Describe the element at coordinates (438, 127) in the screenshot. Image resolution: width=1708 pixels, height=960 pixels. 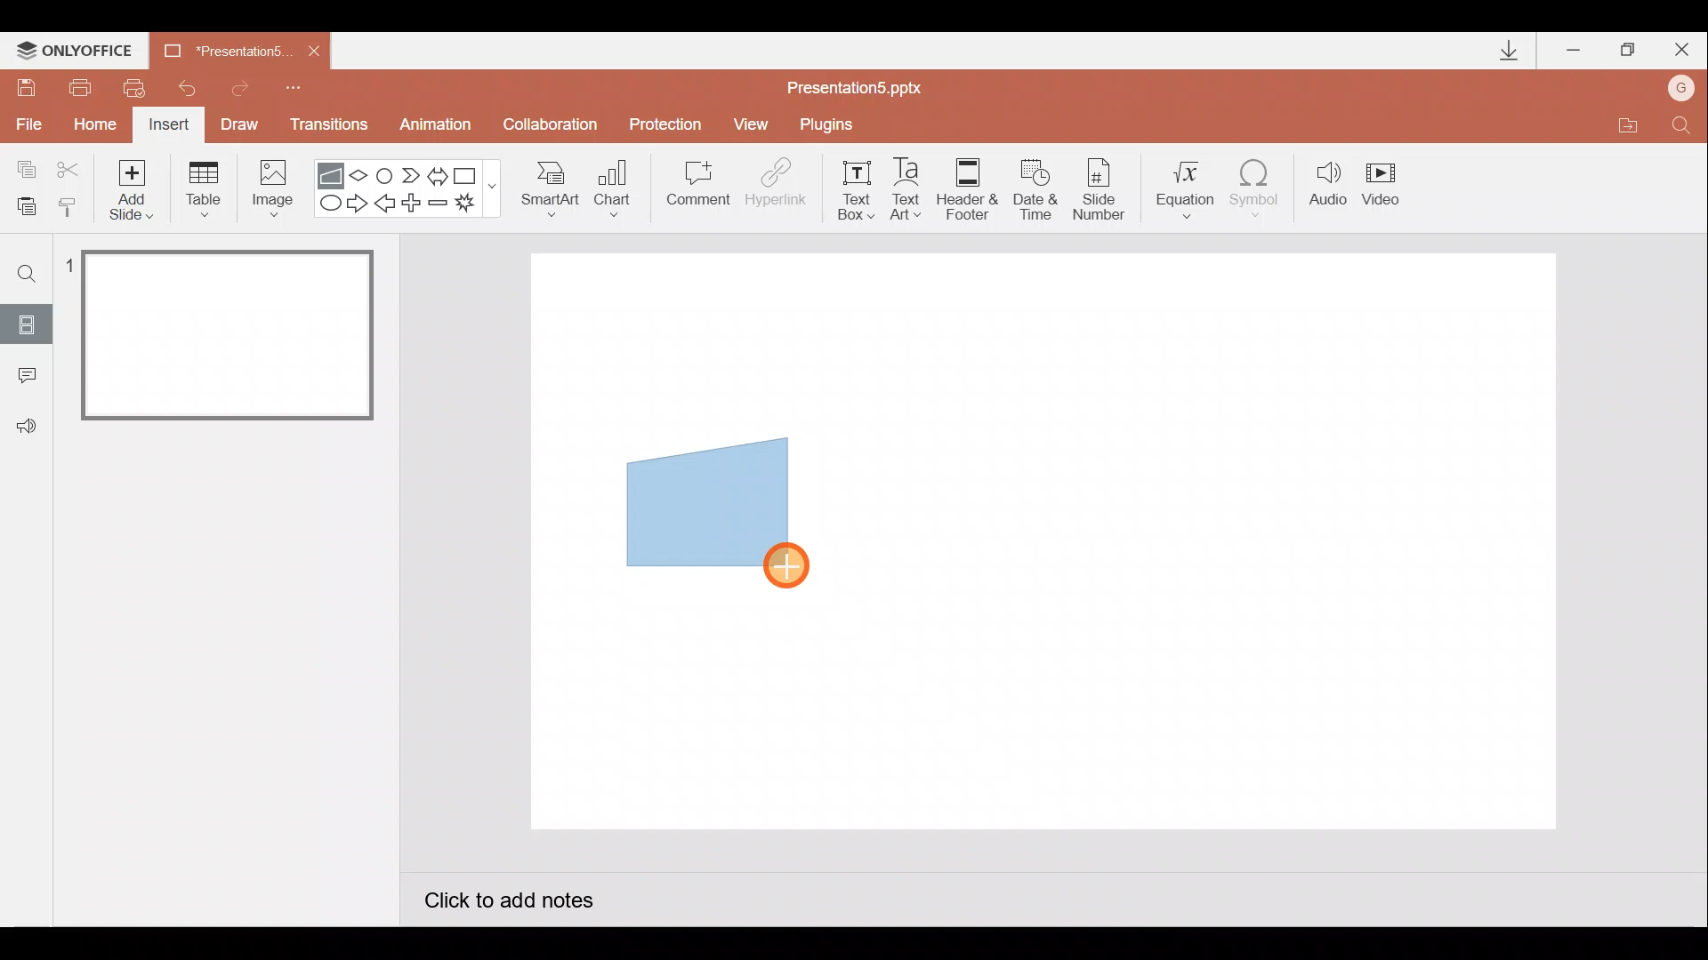
I see `Animation` at that location.